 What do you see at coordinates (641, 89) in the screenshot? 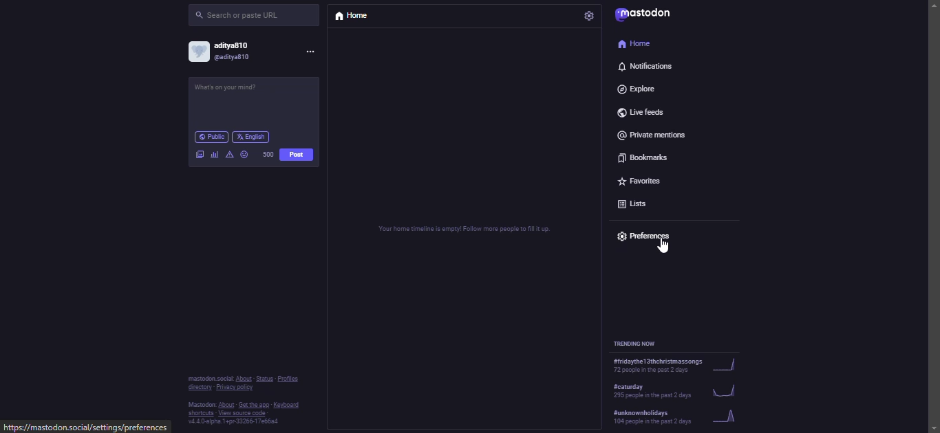
I see `explore` at bounding box center [641, 89].